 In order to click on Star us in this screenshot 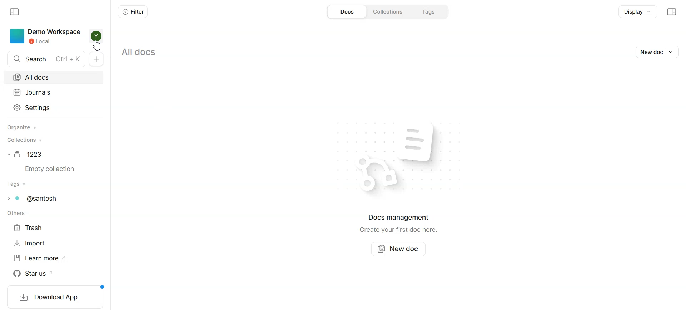, I will do `click(40, 274)`.